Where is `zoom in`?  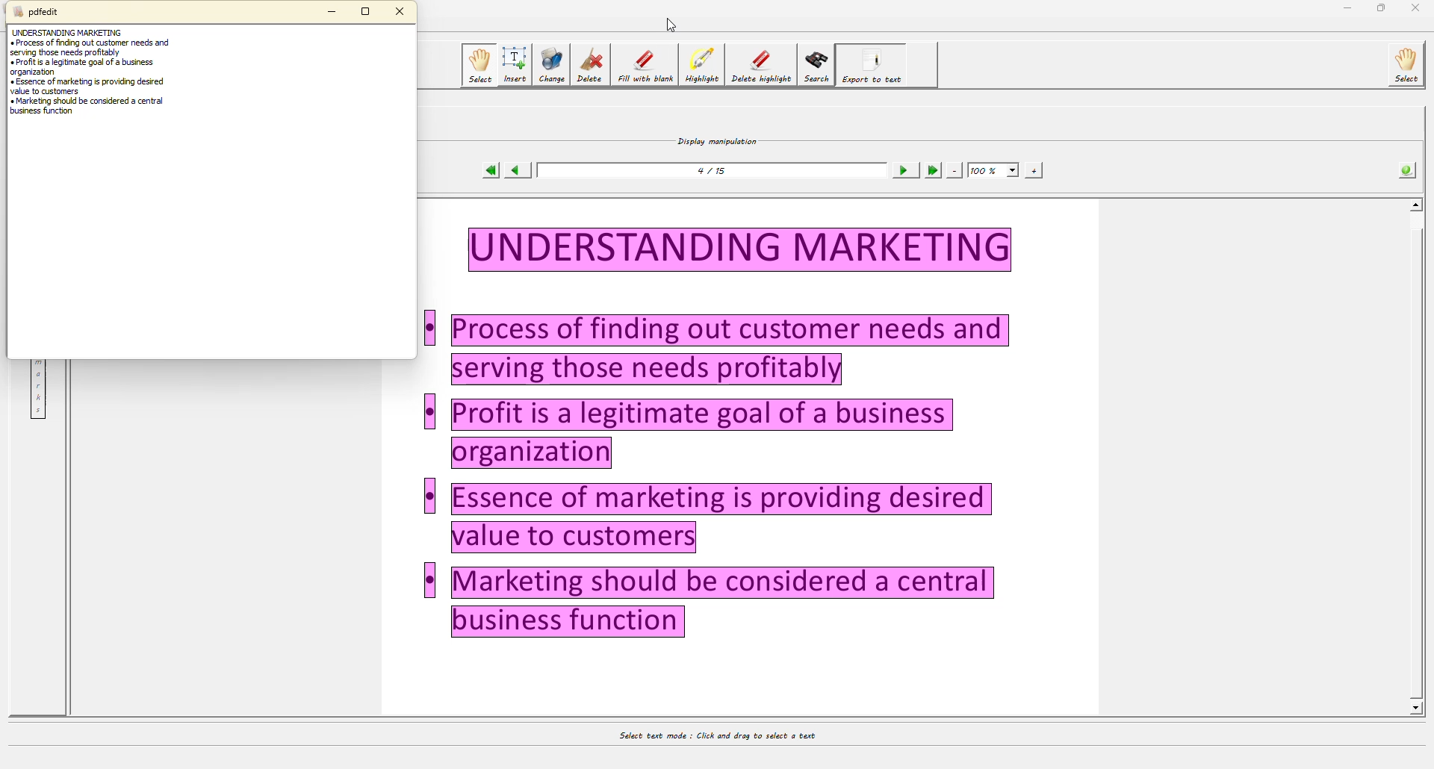 zoom in is located at coordinates (1034, 169).